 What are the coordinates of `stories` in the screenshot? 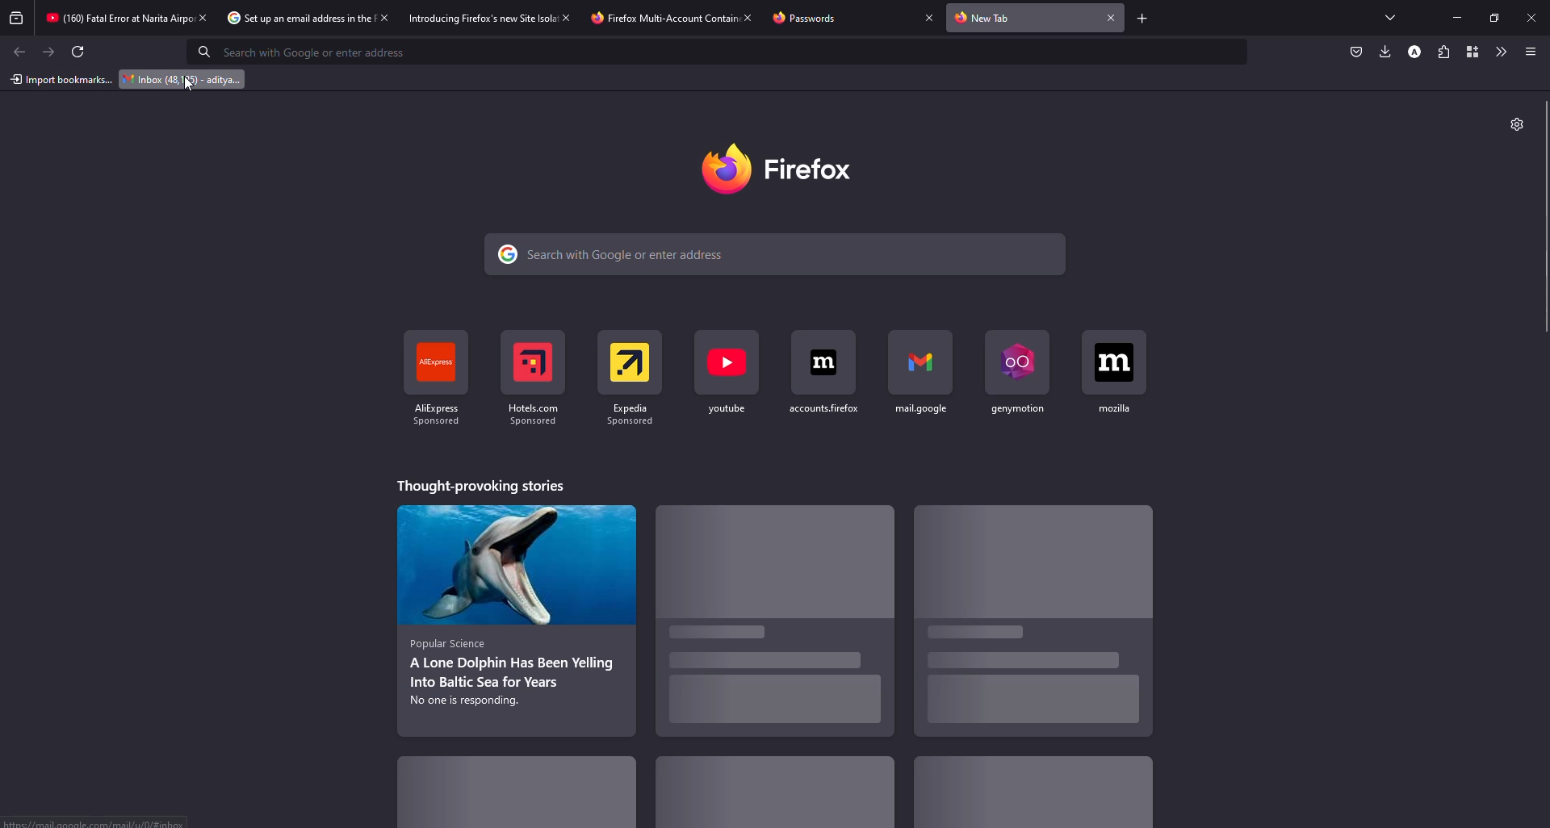 It's located at (512, 675).